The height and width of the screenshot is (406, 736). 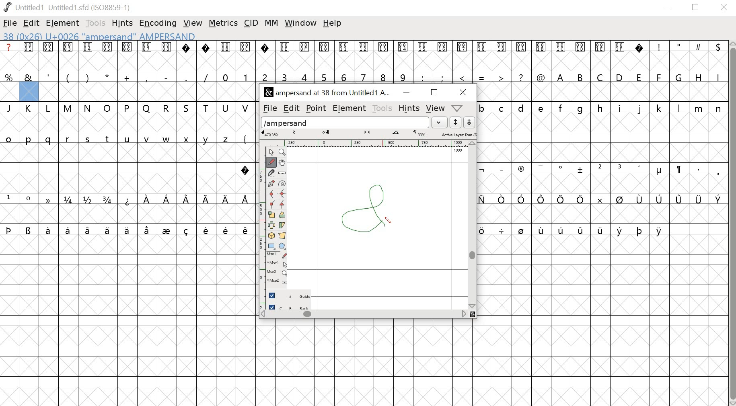 I want to click on horizontal scrollbar, so click(x=368, y=314).